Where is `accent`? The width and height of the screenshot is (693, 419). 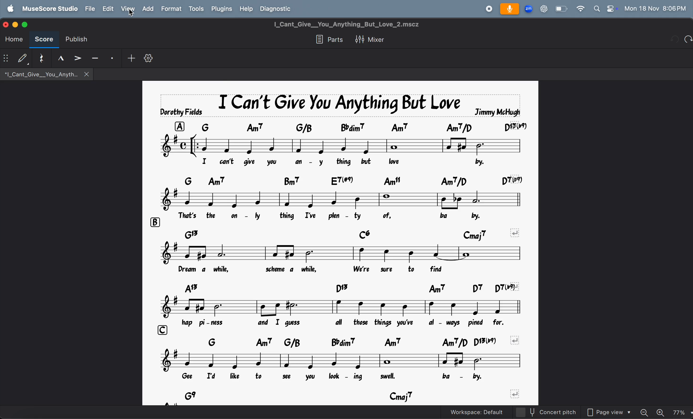 accent is located at coordinates (78, 56).